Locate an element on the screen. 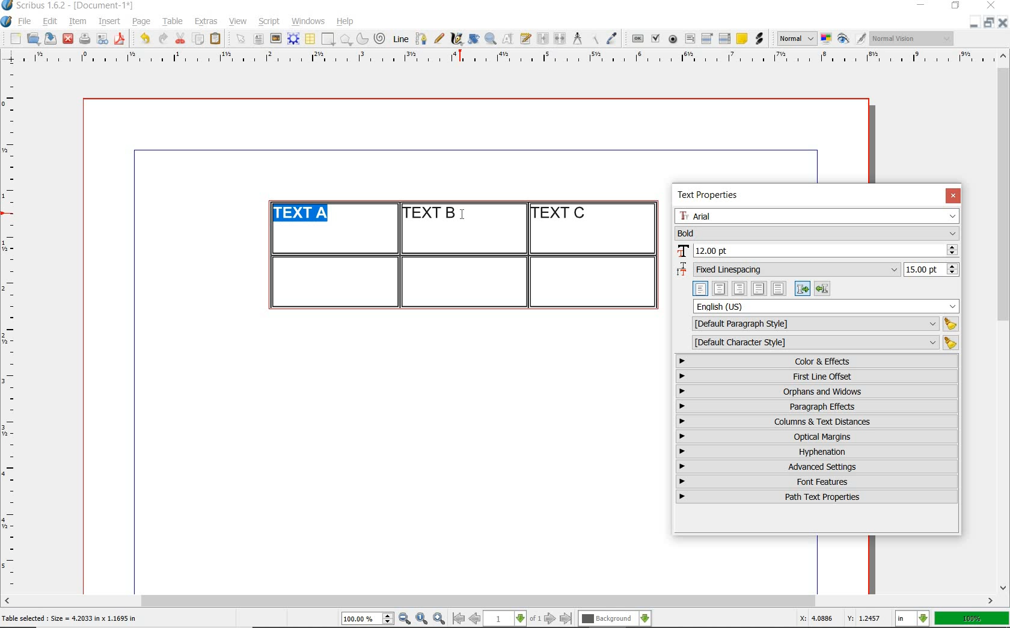 This screenshot has height=628, width=1010. undo is located at coordinates (144, 38).